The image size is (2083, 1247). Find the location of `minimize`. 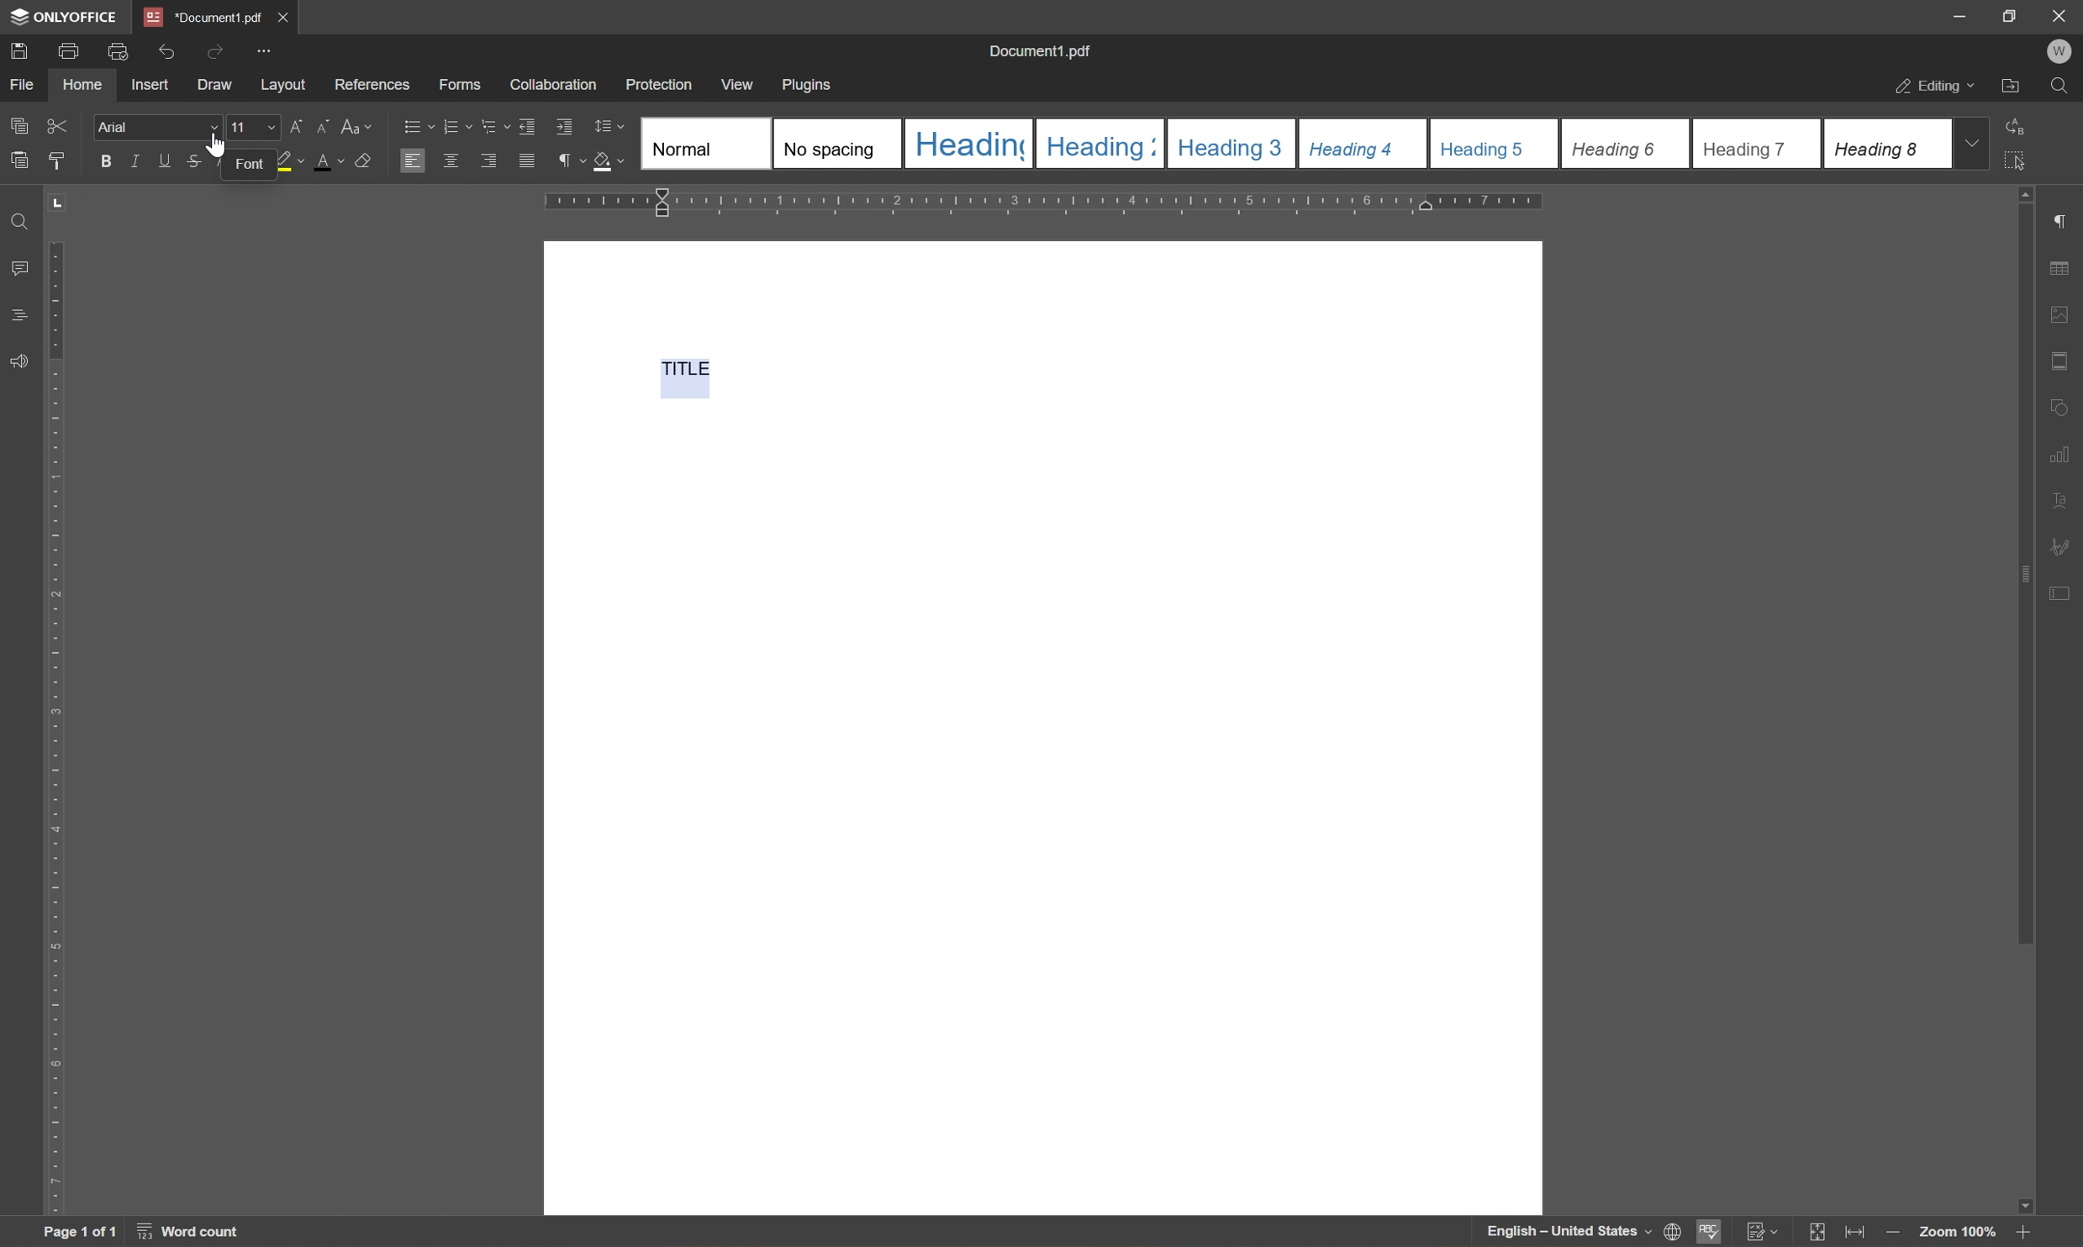

minimize is located at coordinates (1959, 17).